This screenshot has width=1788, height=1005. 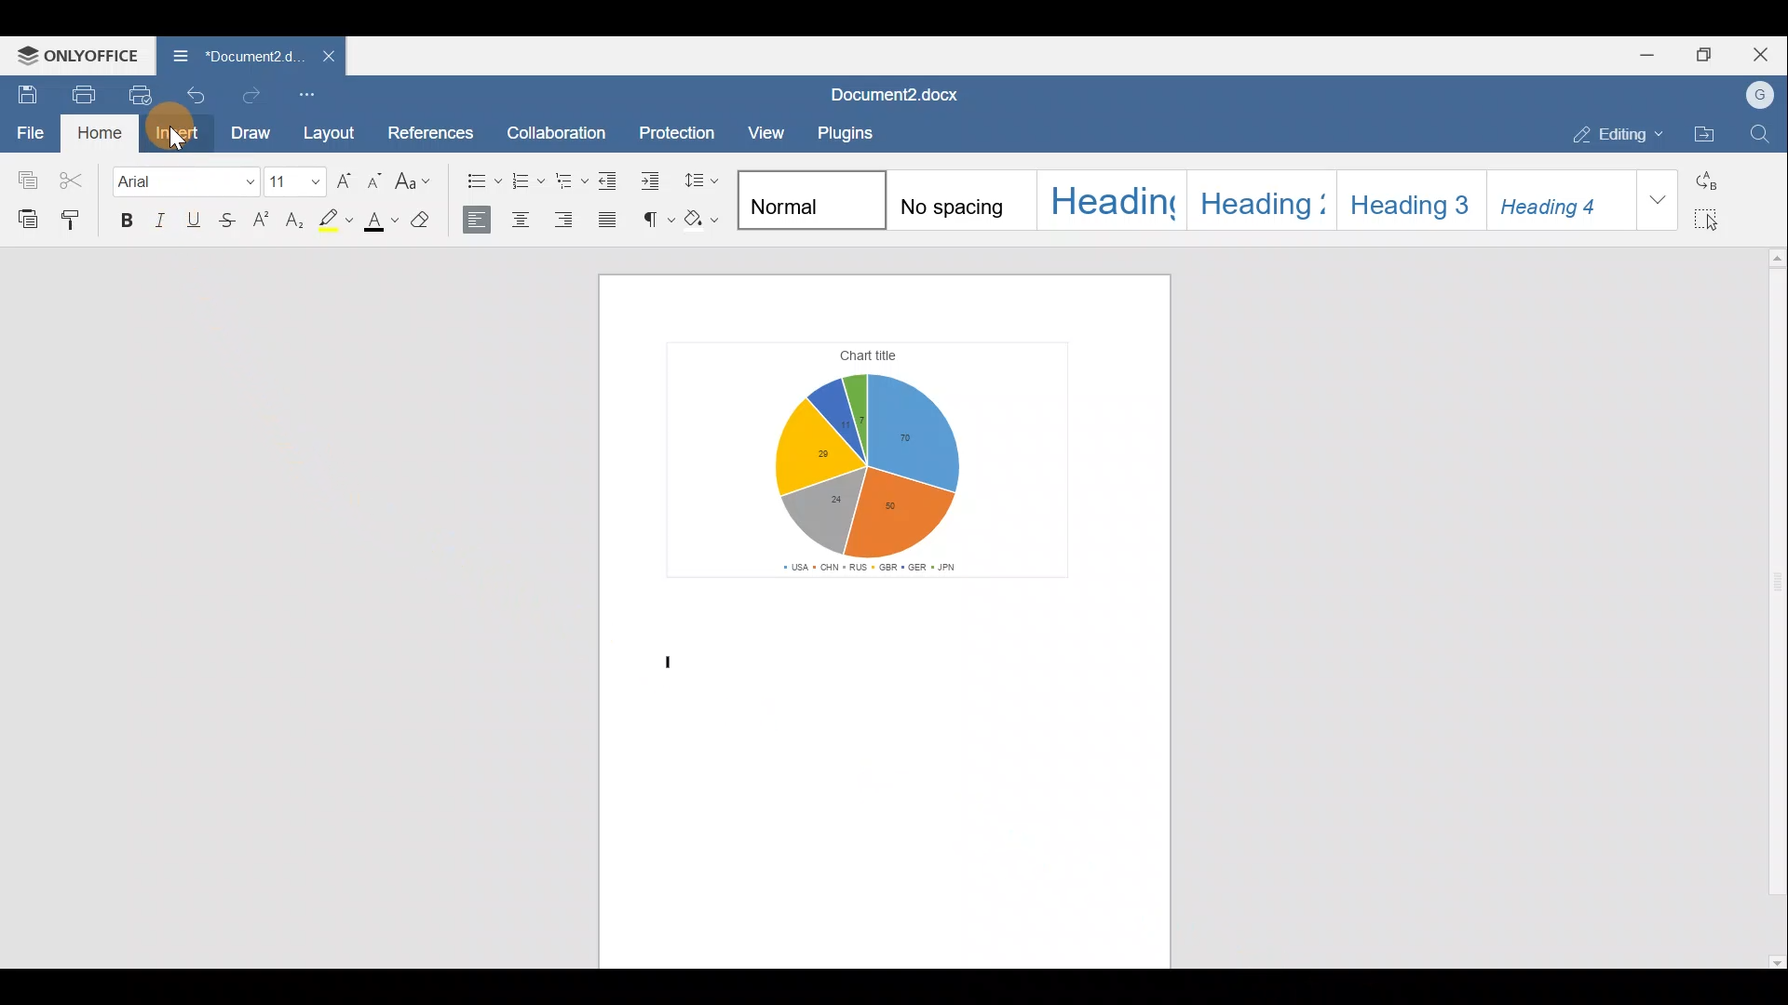 I want to click on Account name, so click(x=1762, y=93).